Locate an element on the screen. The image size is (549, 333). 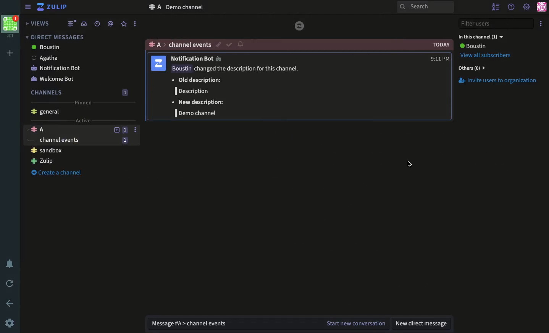
#A is located at coordinates (153, 45).